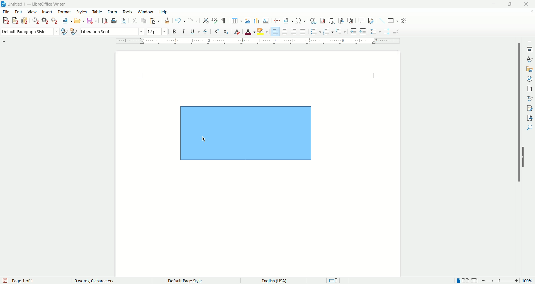 The height and width of the screenshot is (284, 535). What do you see at coordinates (333, 280) in the screenshot?
I see `standard selection` at bounding box center [333, 280].